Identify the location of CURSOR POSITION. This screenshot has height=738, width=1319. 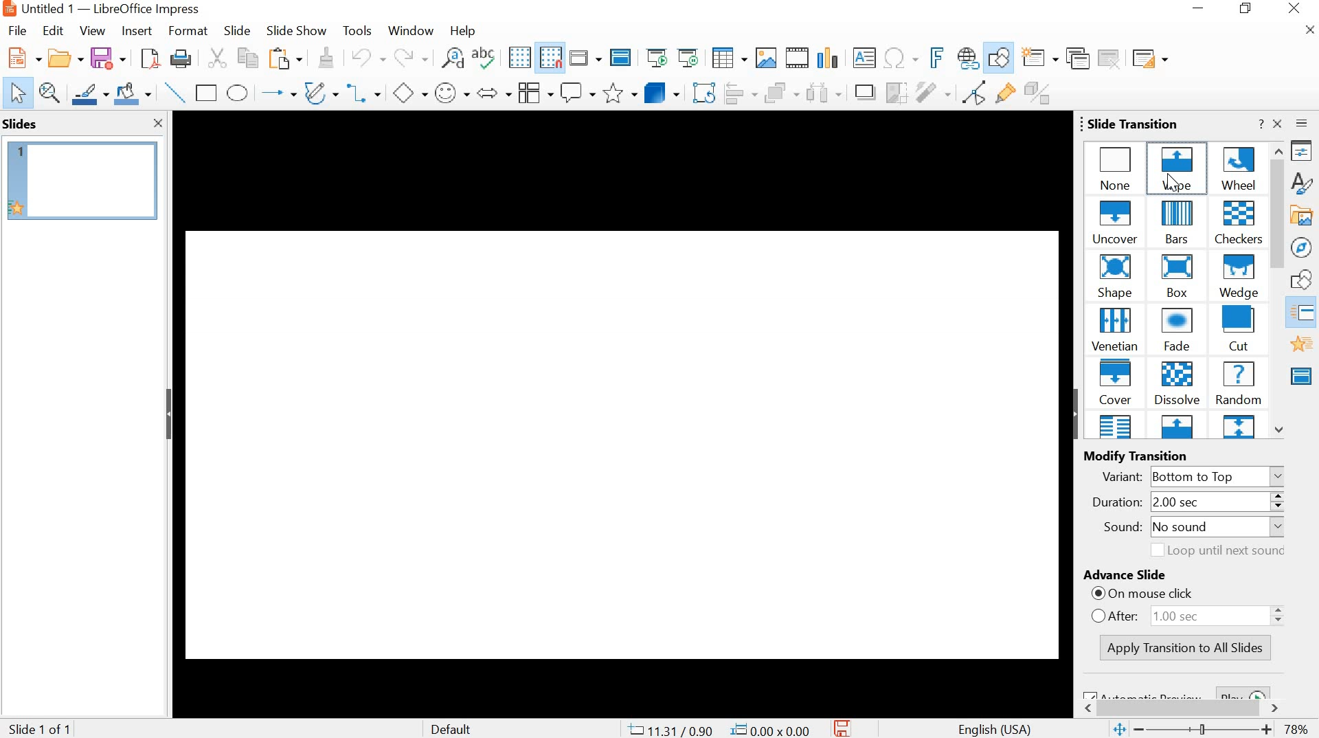
(1176, 183).